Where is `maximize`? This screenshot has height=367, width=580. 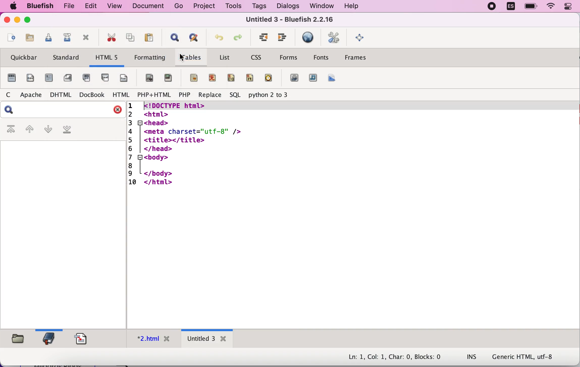
maximize is located at coordinates (30, 20).